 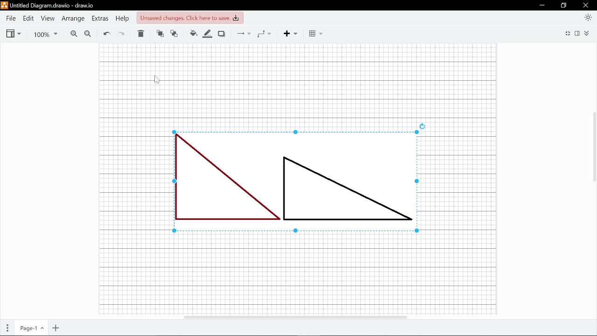 What do you see at coordinates (140, 34) in the screenshot?
I see `Delete` at bounding box center [140, 34].